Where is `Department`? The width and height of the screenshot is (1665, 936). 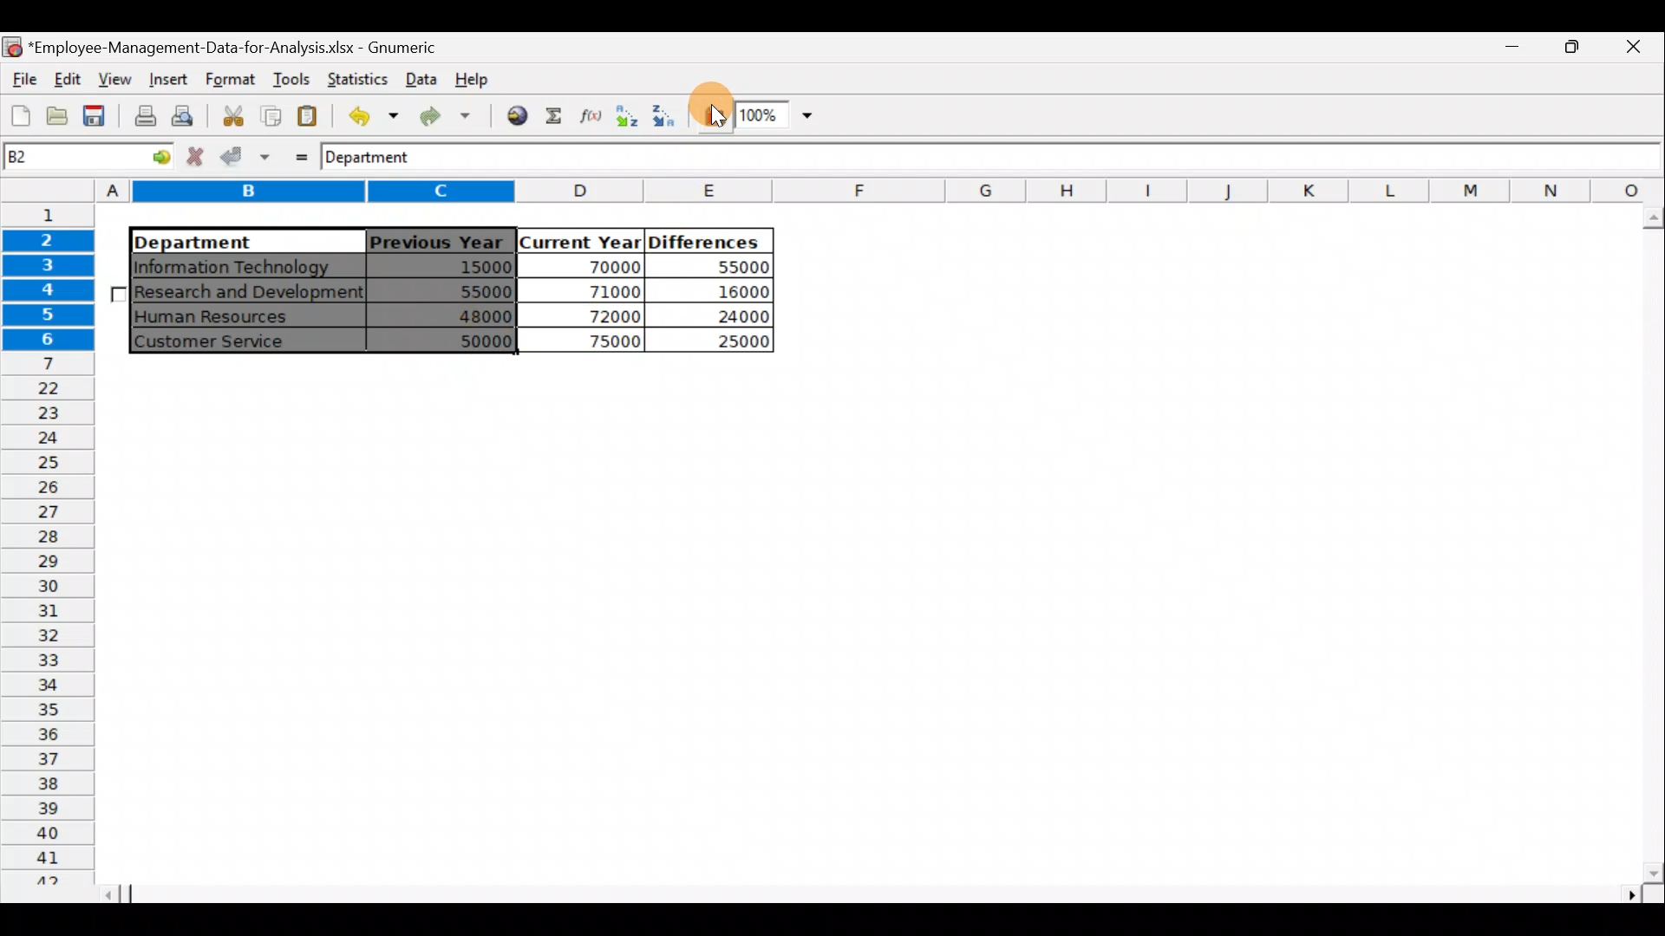 Department is located at coordinates (382, 159).